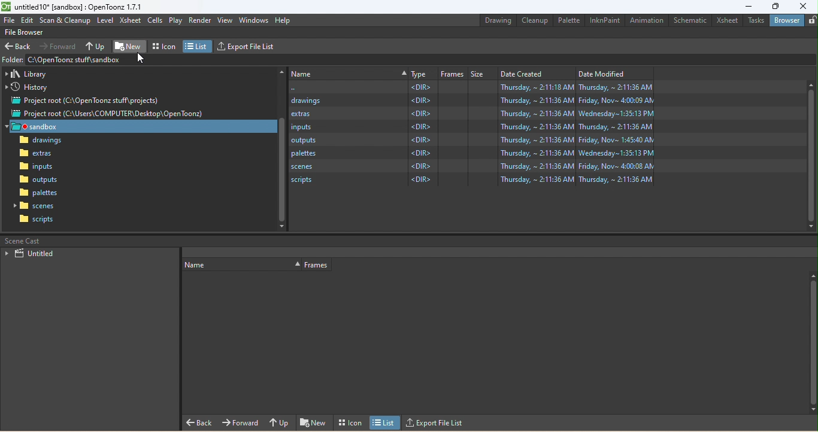  What do you see at coordinates (535, 74) in the screenshot?
I see `Date created` at bounding box center [535, 74].